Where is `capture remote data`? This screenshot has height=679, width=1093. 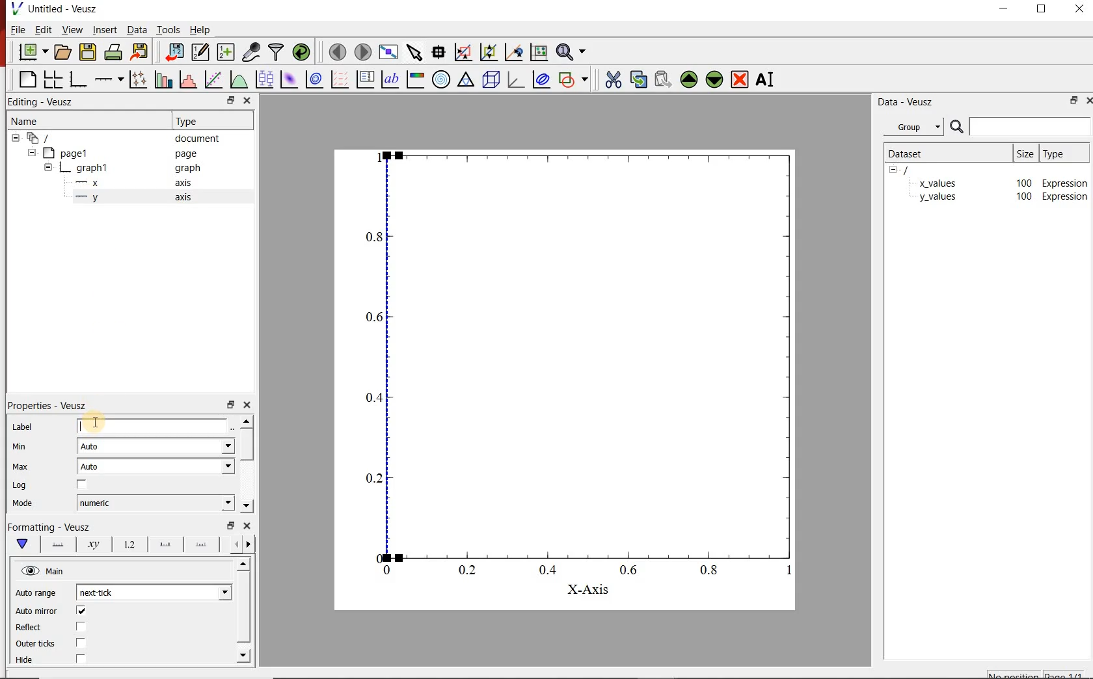 capture remote data is located at coordinates (251, 51).